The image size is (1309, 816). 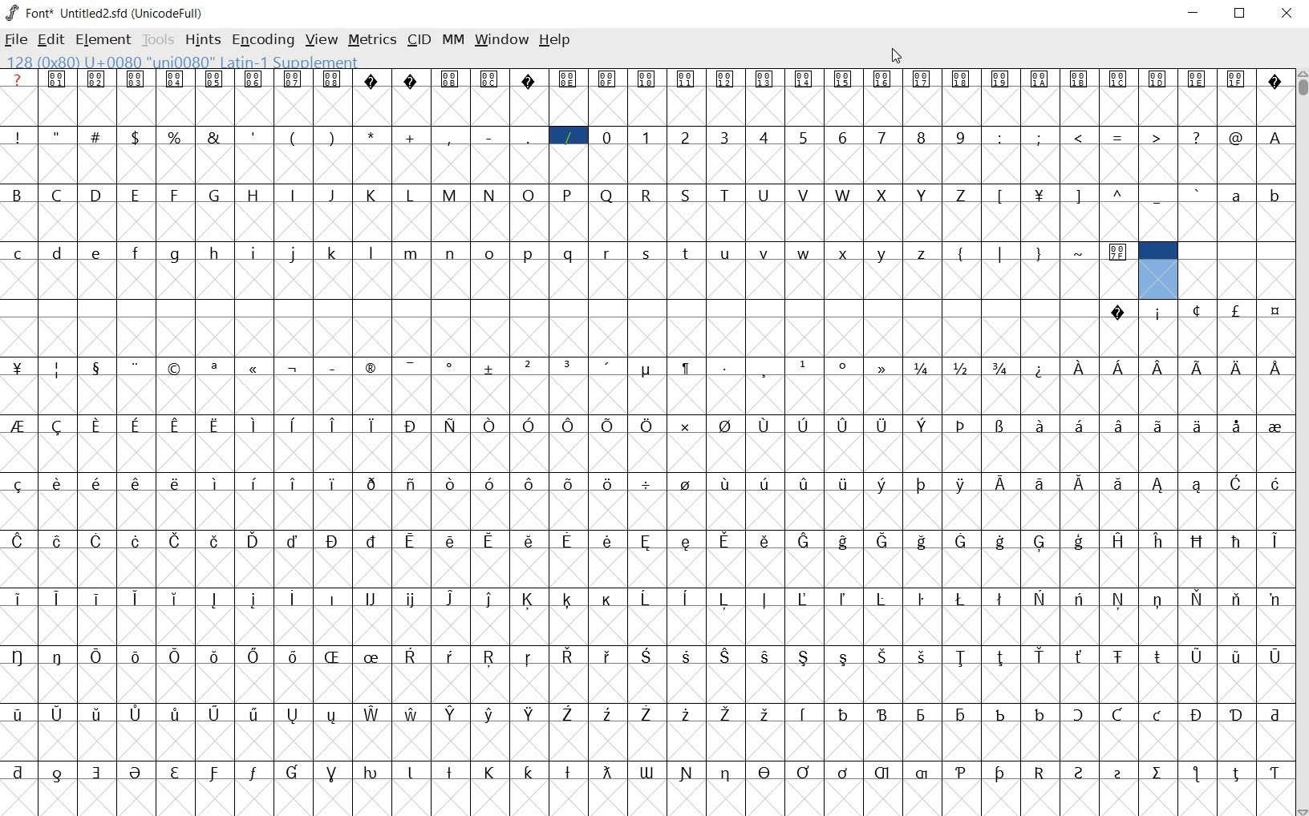 What do you see at coordinates (845, 771) in the screenshot?
I see `Symbol` at bounding box center [845, 771].